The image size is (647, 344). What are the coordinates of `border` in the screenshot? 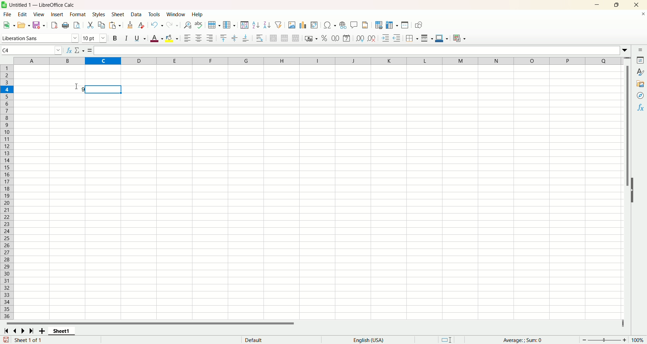 It's located at (412, 38).